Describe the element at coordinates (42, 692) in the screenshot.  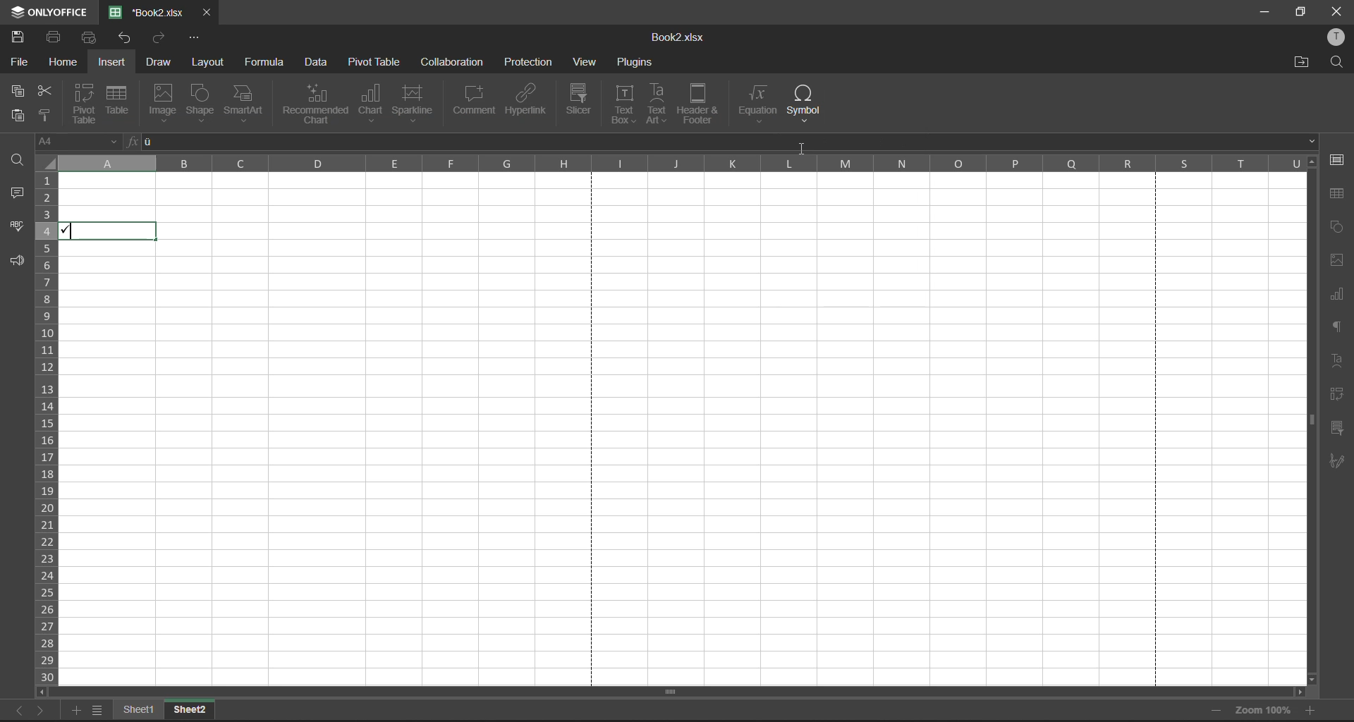
I see `scroll left` at that location.